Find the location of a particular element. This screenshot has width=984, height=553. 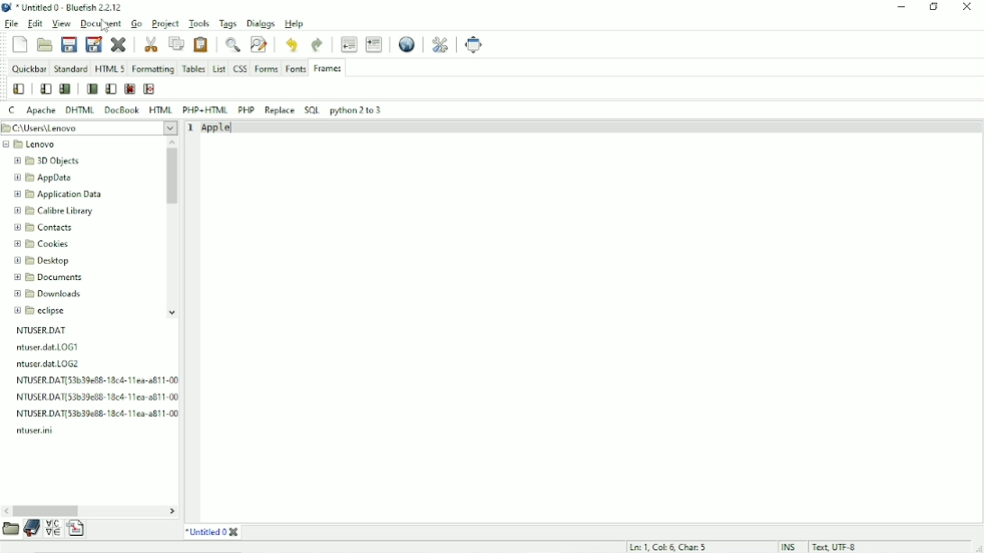

3D Objects is located at coordinates (47, 162).